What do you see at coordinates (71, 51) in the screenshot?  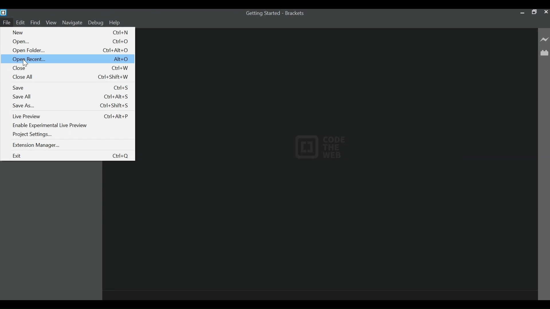 I see `Open Folder` at bounding box center [71, 51].